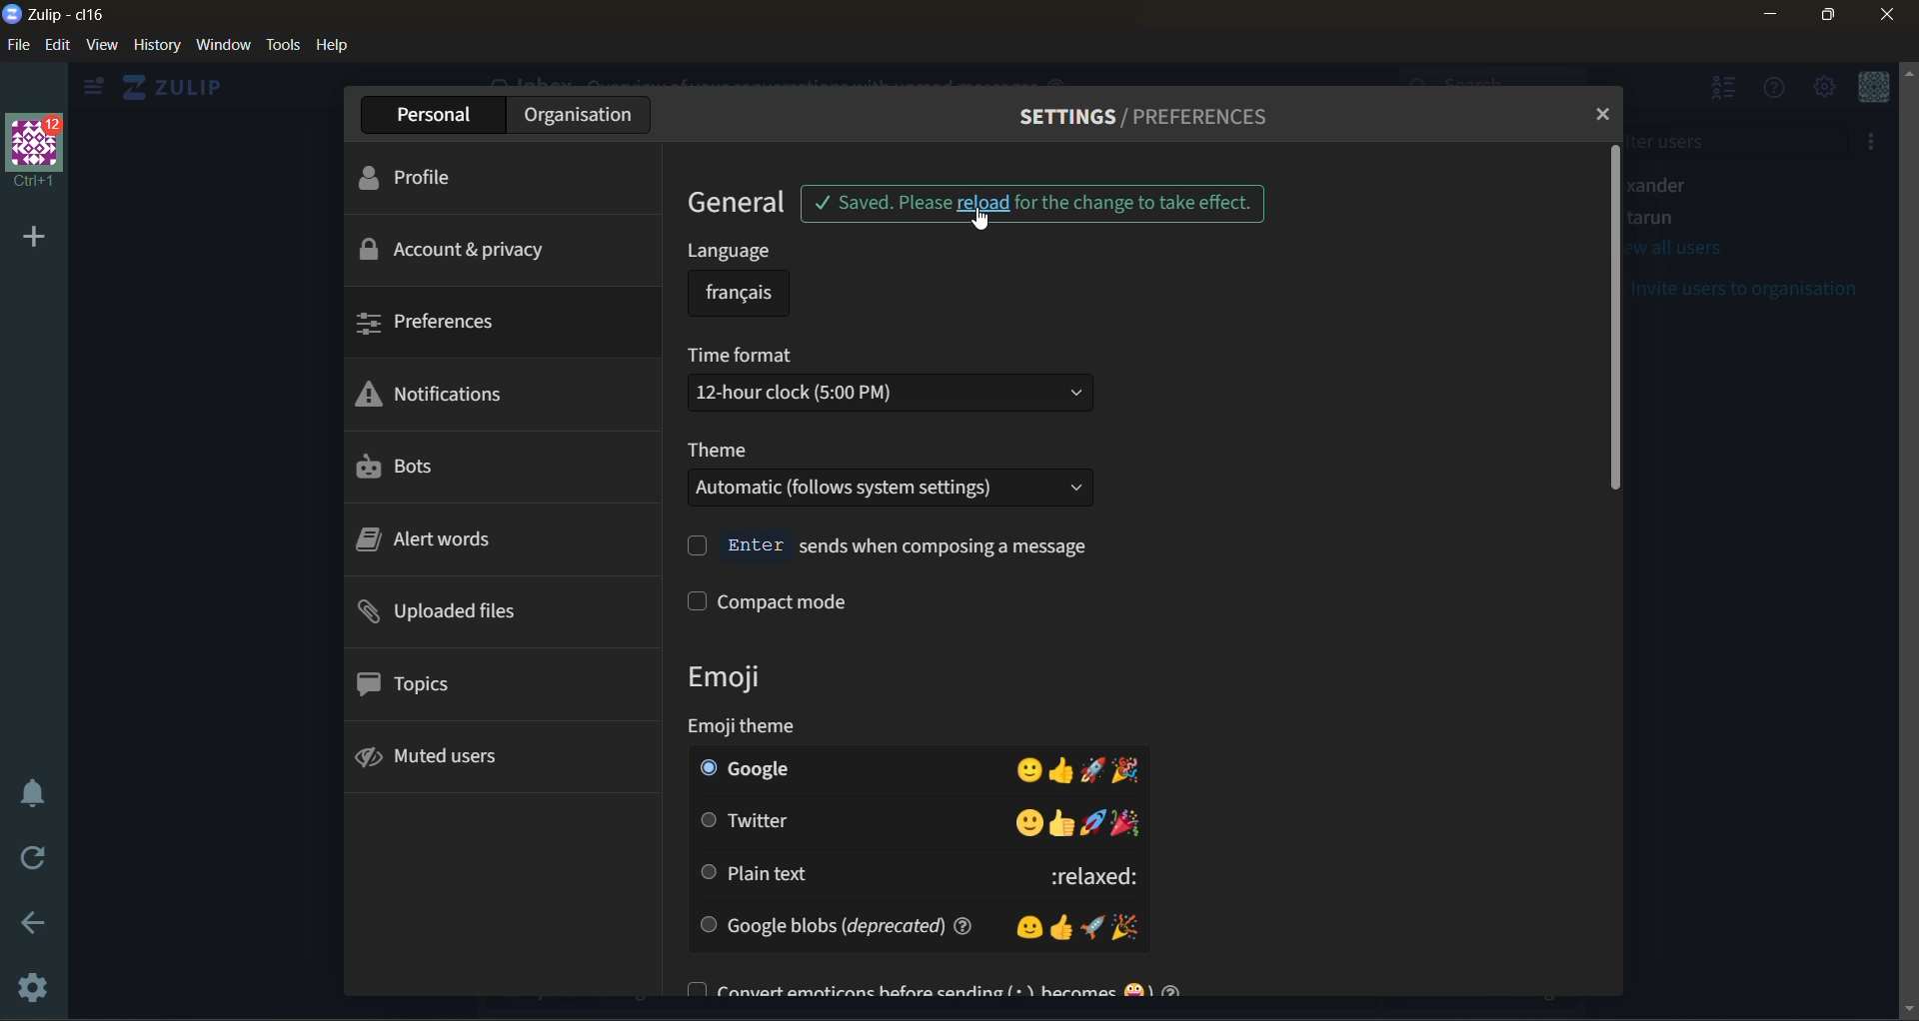 Image resolution: width=1919 pixels, height=1021 pixels. I want to click on organization, so click(594, 113).